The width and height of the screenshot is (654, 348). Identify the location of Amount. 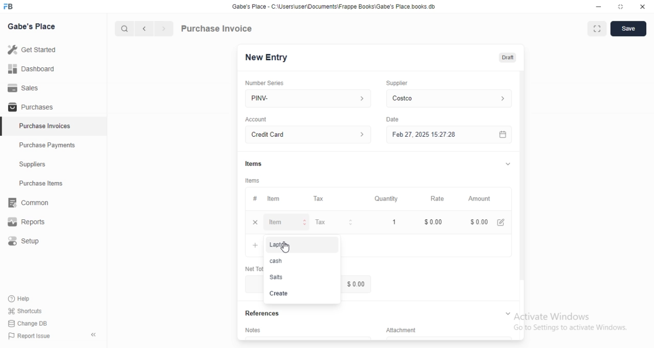
(482, 199).